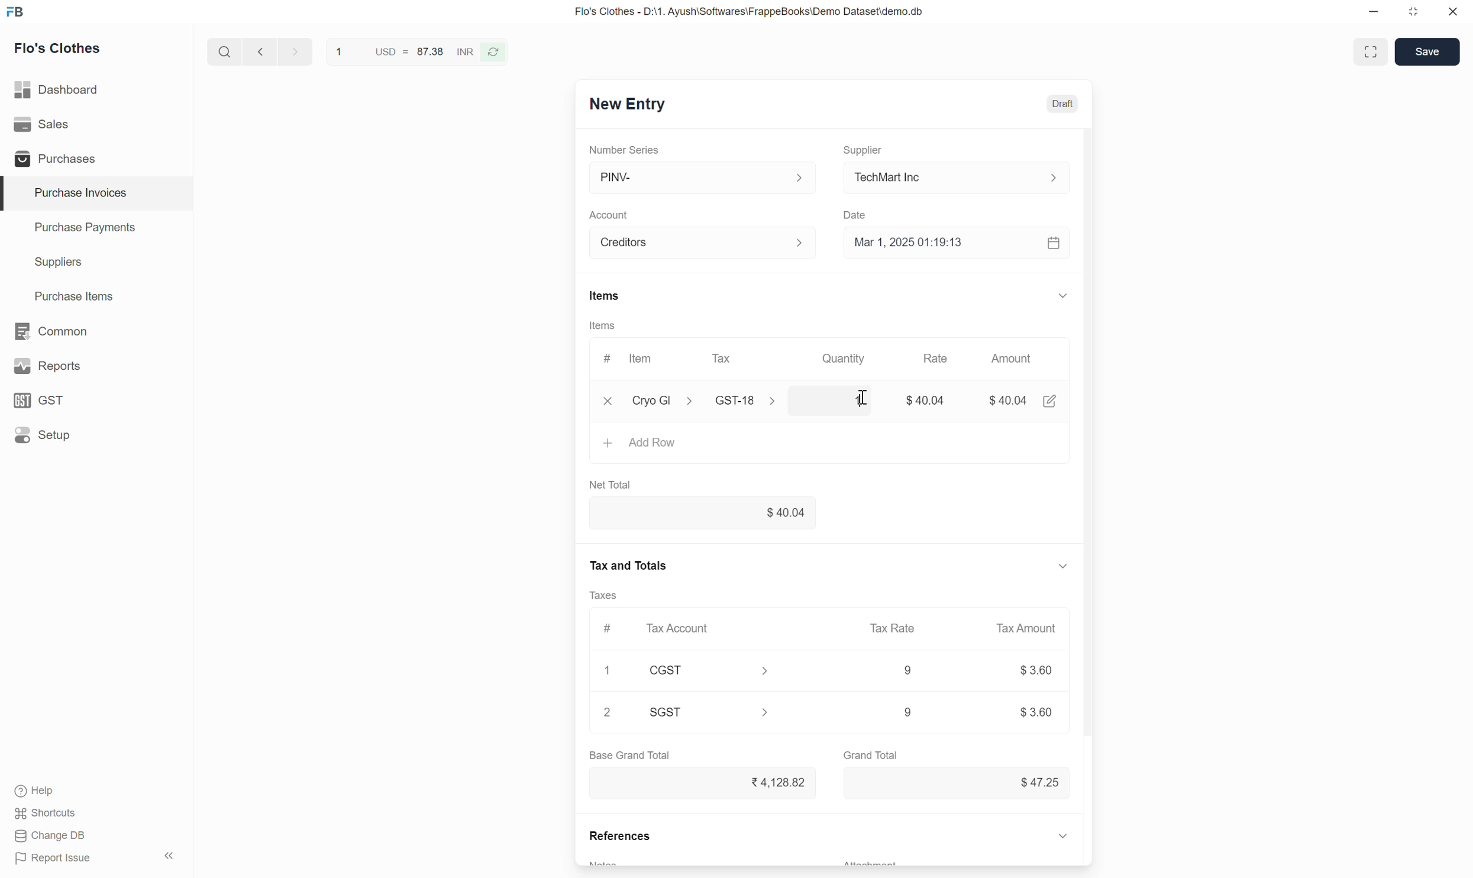  What do you see at coordinates (960, 244) in the screenshot?
I see `Mar 1, 2025 01:19:13 ` at bounding box center [960, 244].